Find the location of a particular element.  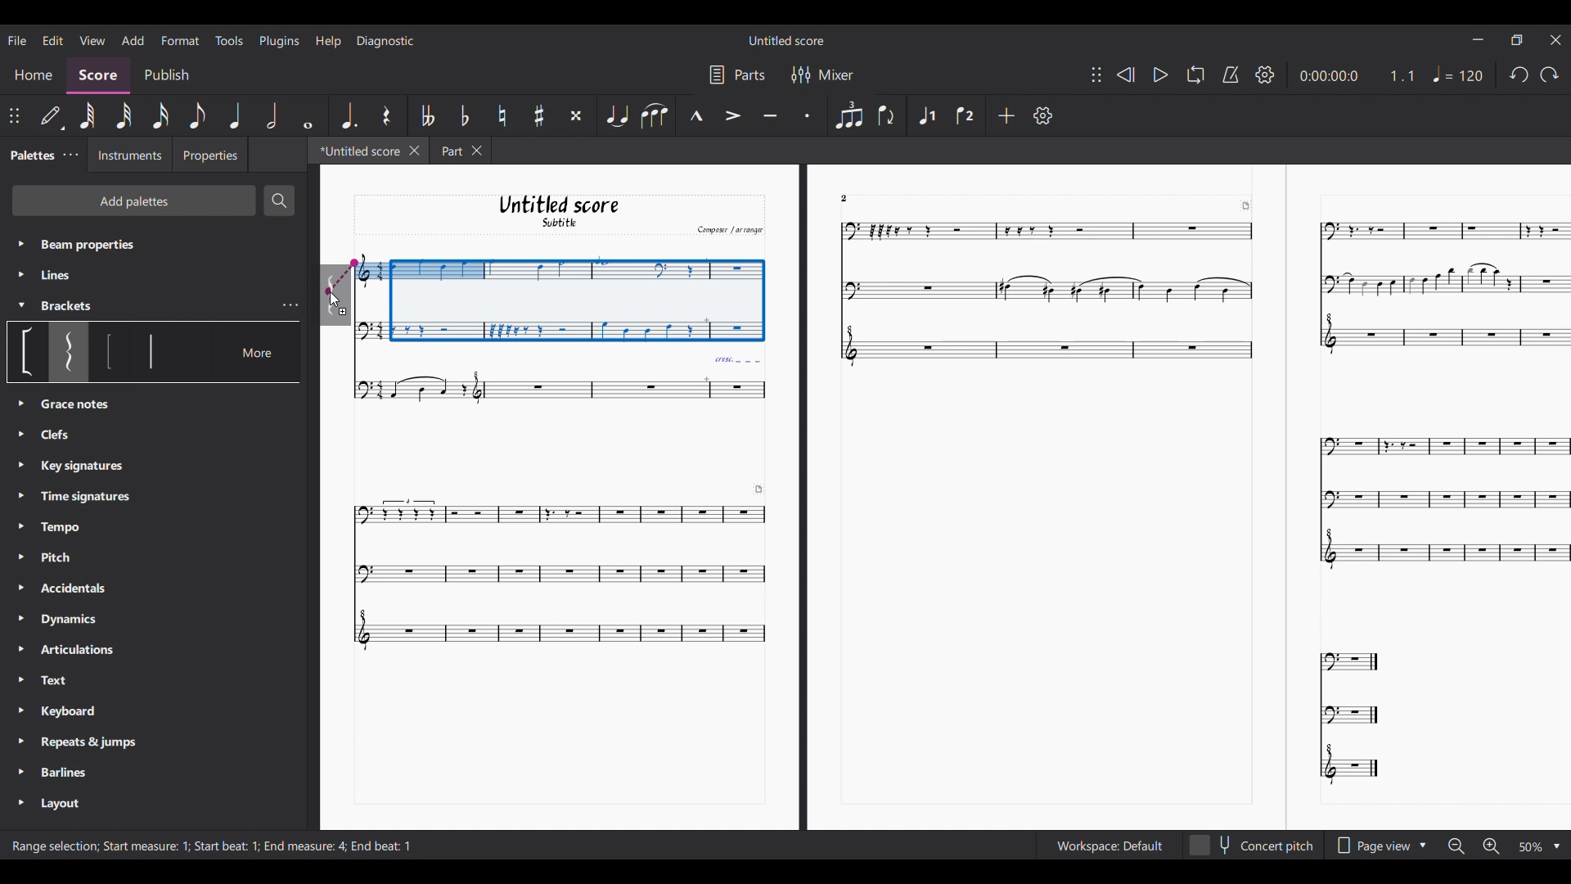

 is located at coordinates (17, 805).